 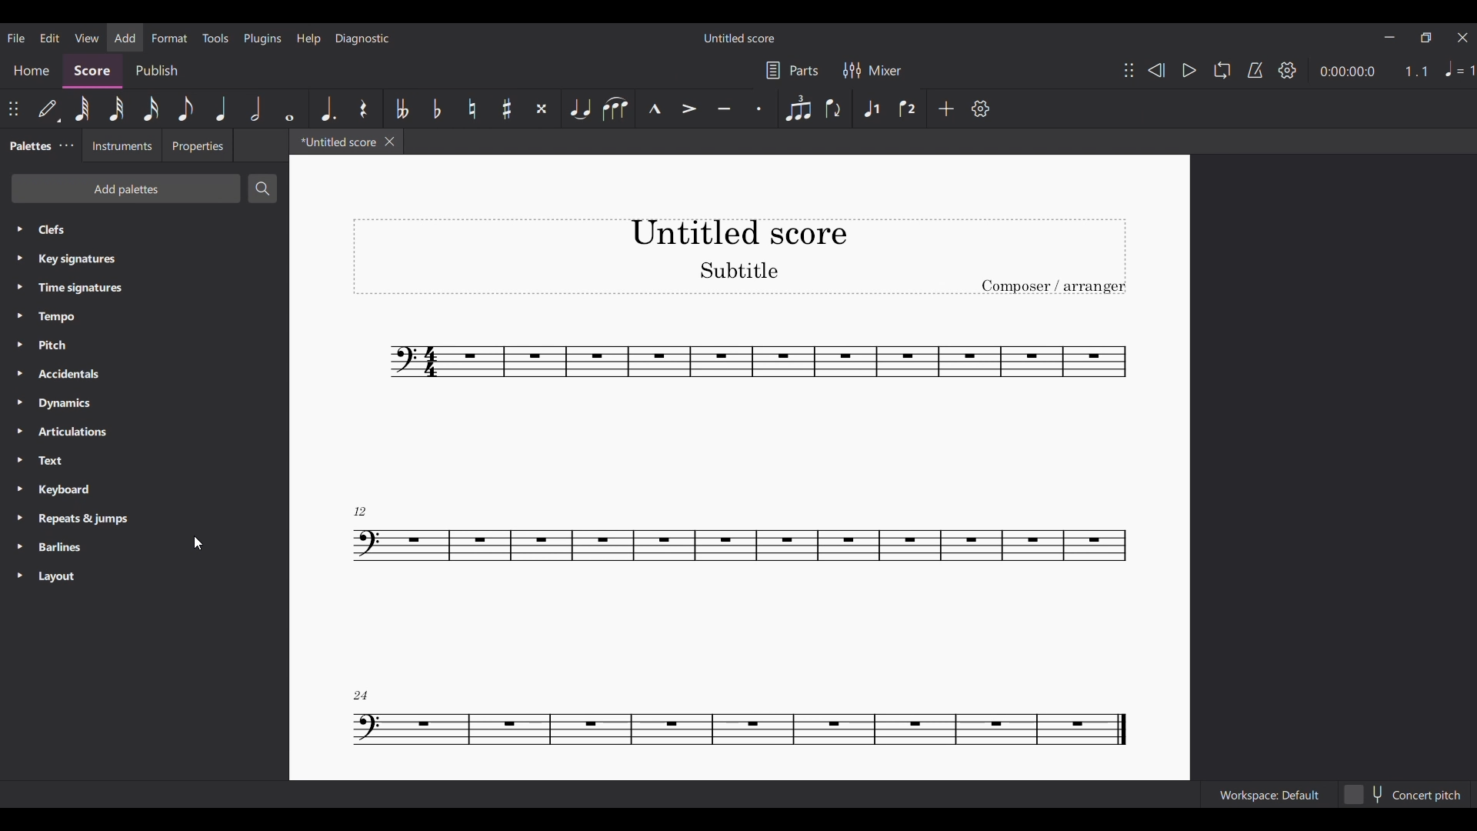 I want to click on restore, so click(x=1425, y=36).